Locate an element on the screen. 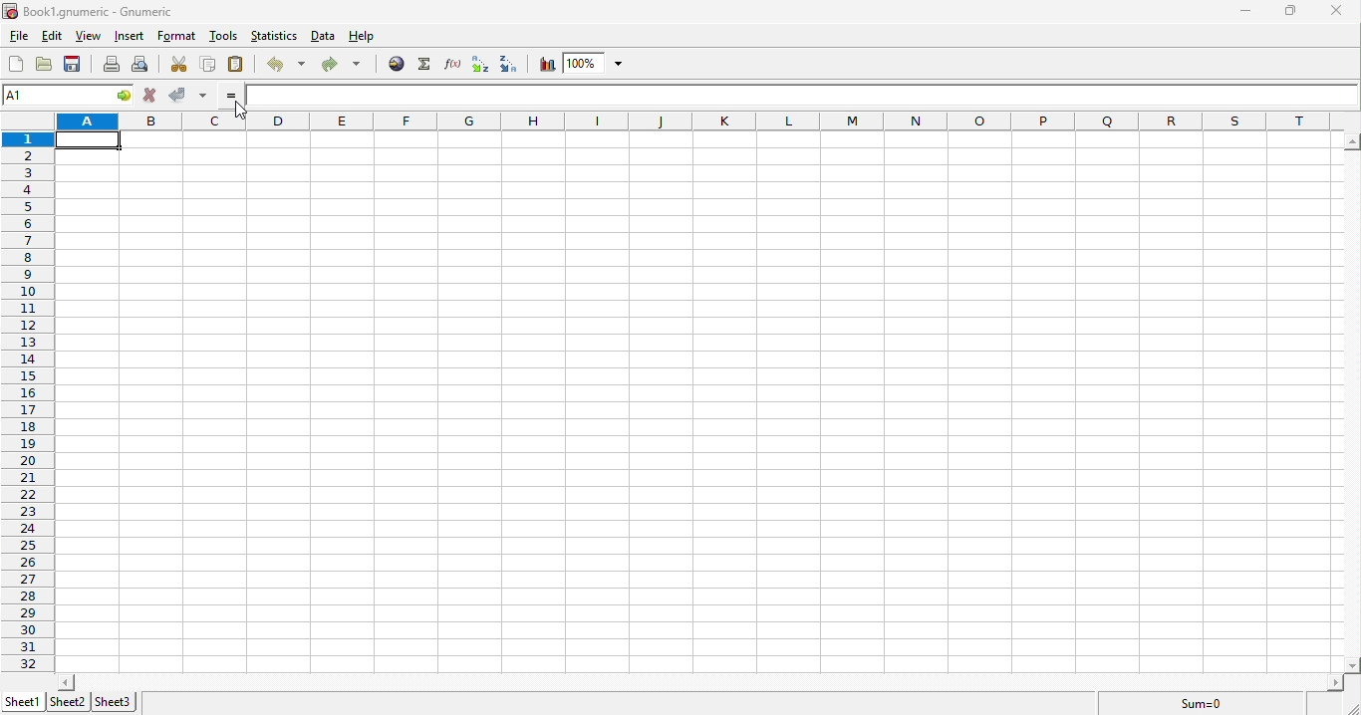 Image resolution: width=1361 pixels, height=715 pixels. open is located at coordinates (45, 65).